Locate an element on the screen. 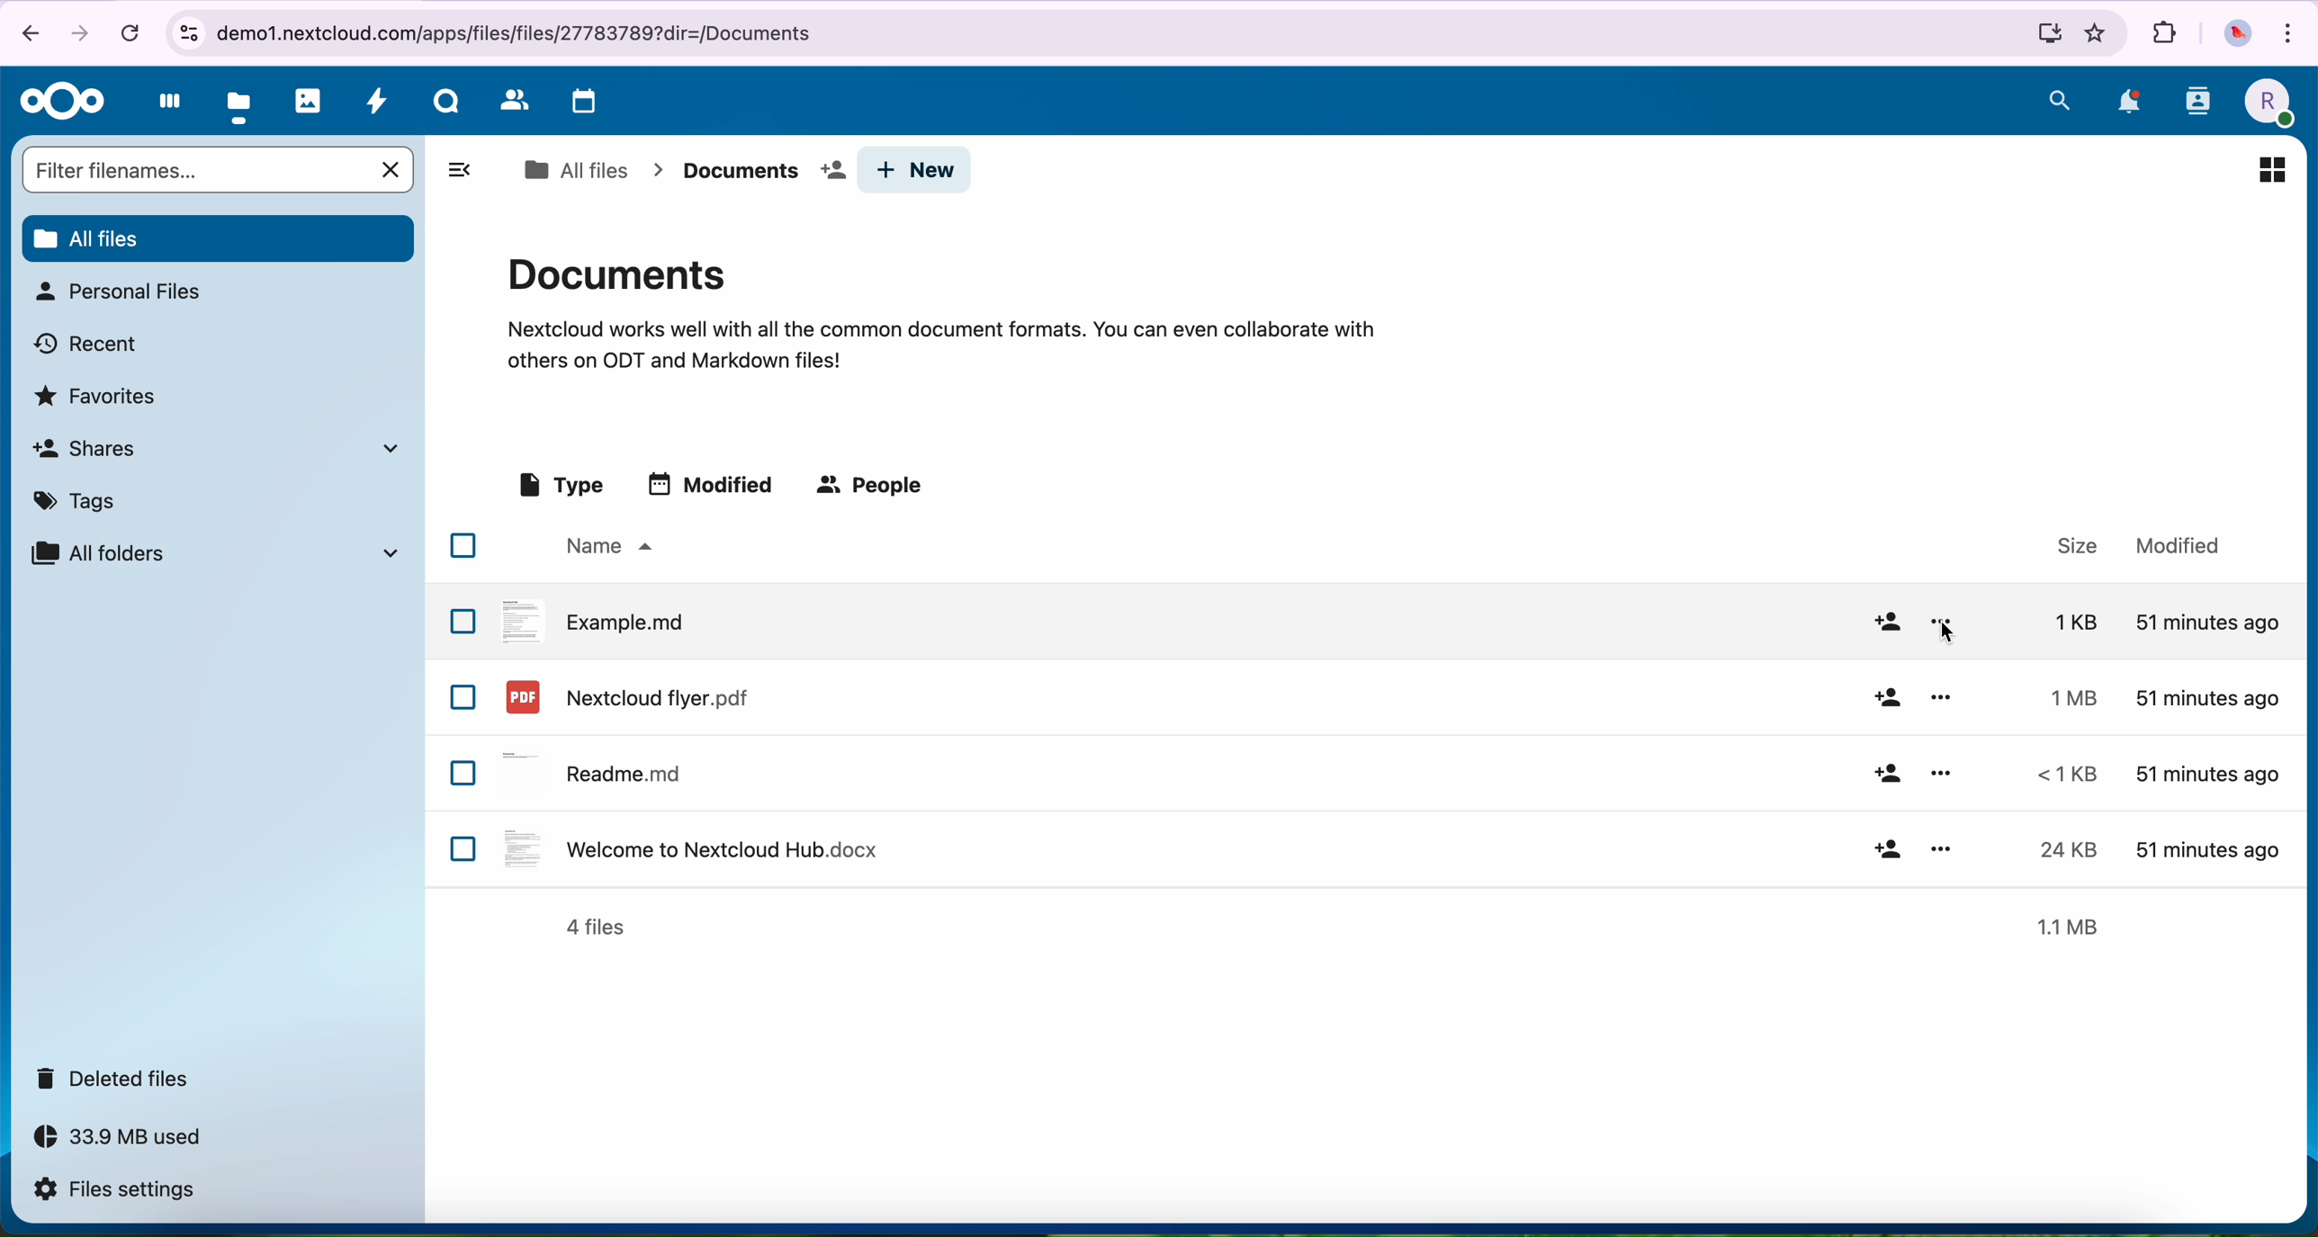 The height and width of the screenshot is (1237, 2318). calendar is located at coordinates (579, 103).